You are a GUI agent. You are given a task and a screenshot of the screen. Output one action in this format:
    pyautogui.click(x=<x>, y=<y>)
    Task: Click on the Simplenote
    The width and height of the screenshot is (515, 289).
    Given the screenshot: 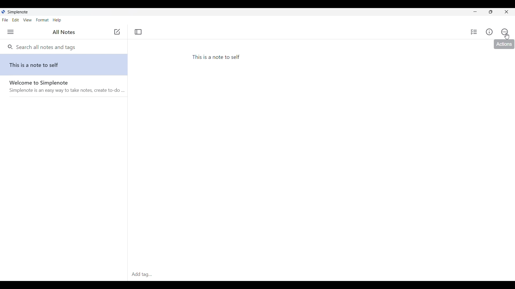 What is the action you would take?
    pyautogui.click(x=16, y=12)
    